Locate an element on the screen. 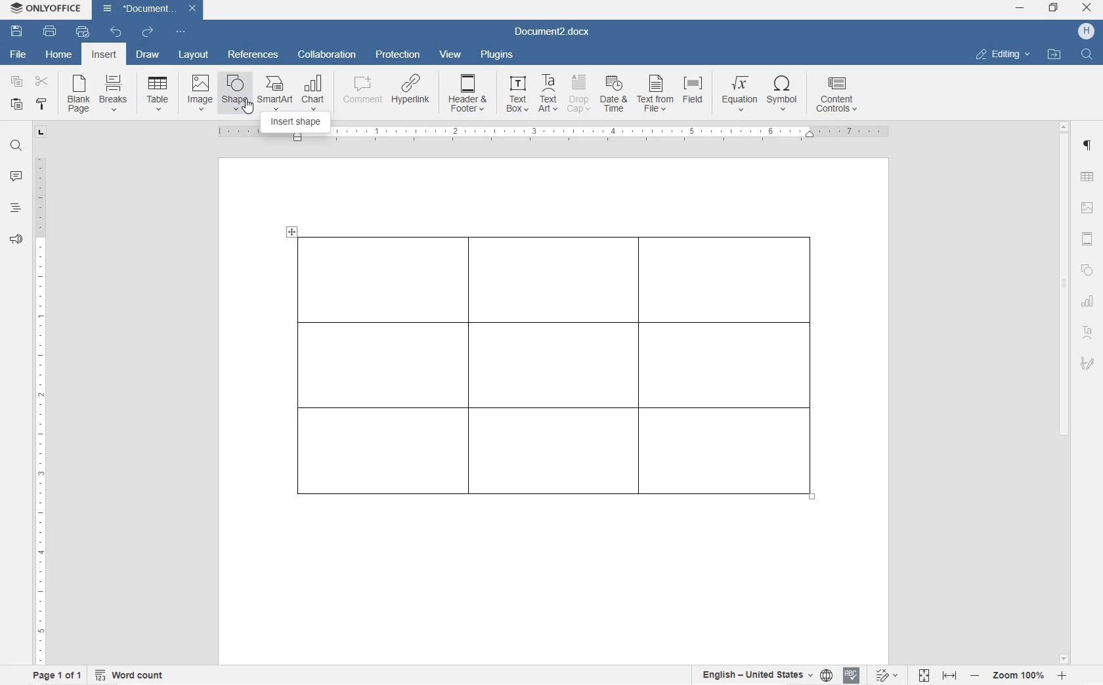 This screenshot has height=685, width=1103. CONTENT CONTROLS is located at coordinates (834, 96).